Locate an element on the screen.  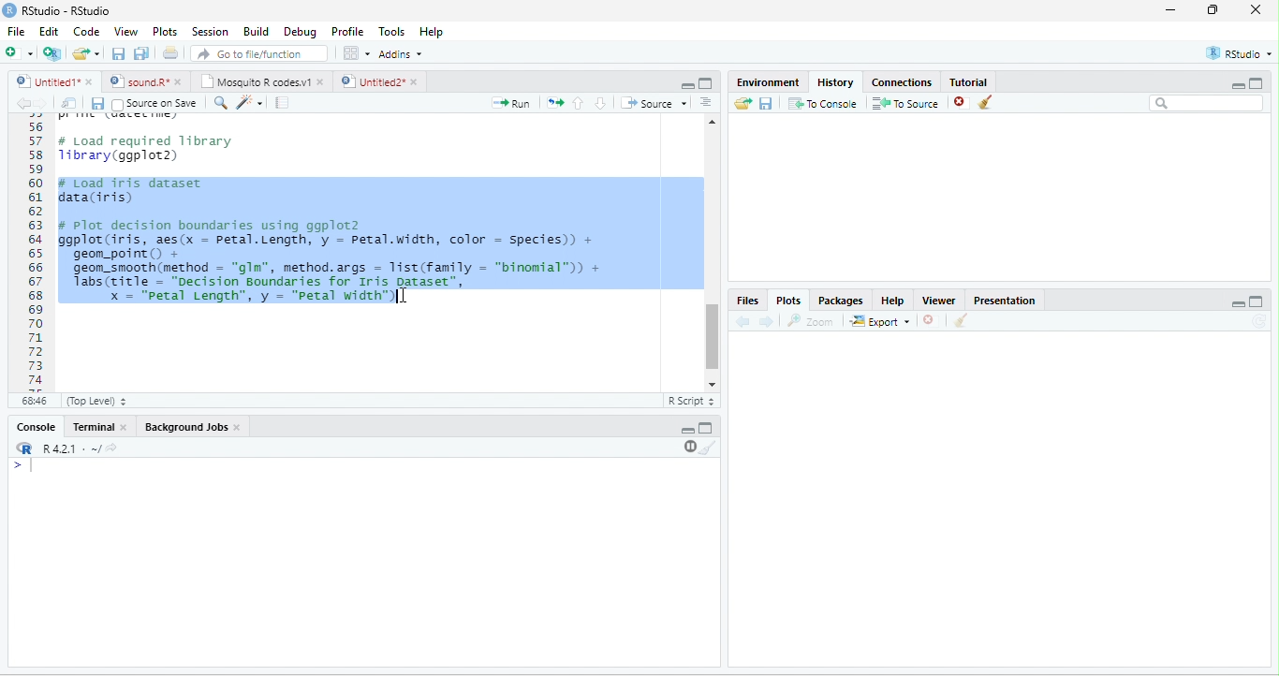
Console is located at coordinates (36, 426).